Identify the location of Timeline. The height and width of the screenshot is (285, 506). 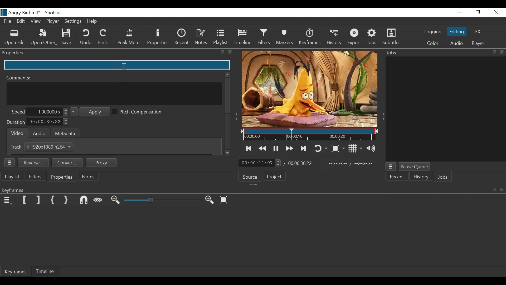
(46, 272).